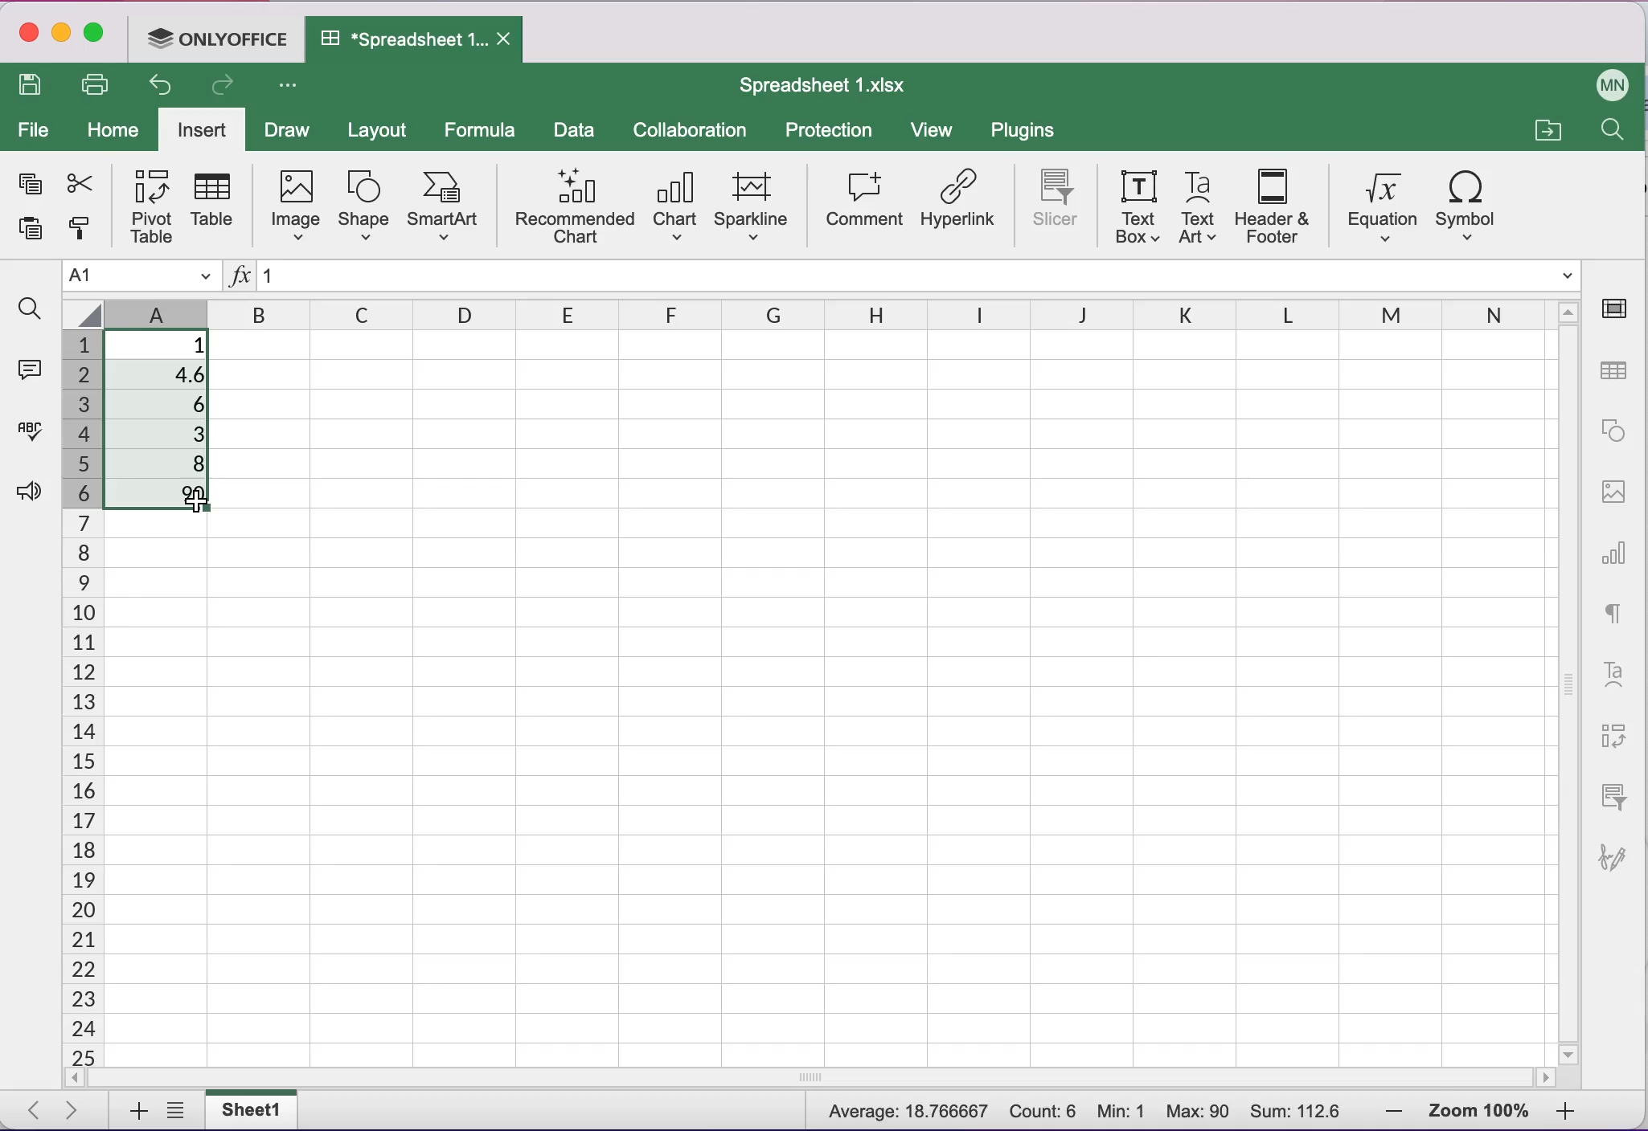 This screenshot has width=1648, height=1131. I want to click on User name, so click(1607, 84).